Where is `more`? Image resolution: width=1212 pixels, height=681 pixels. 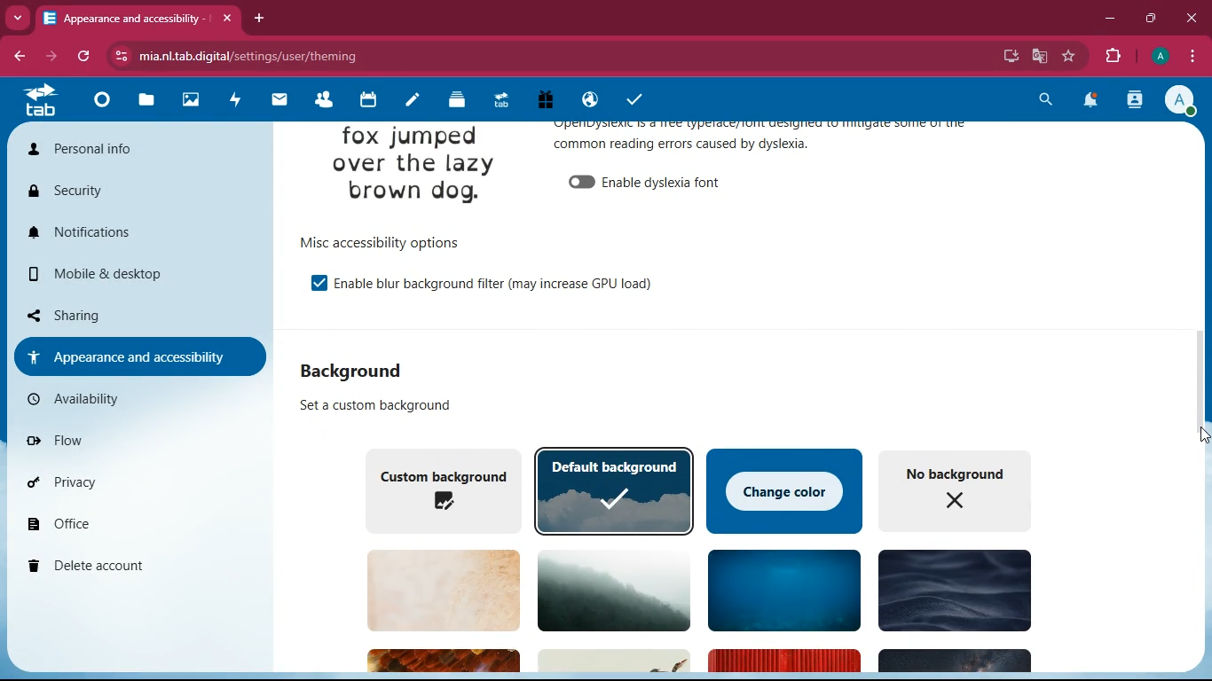
more is located at coordinates (18, 18).